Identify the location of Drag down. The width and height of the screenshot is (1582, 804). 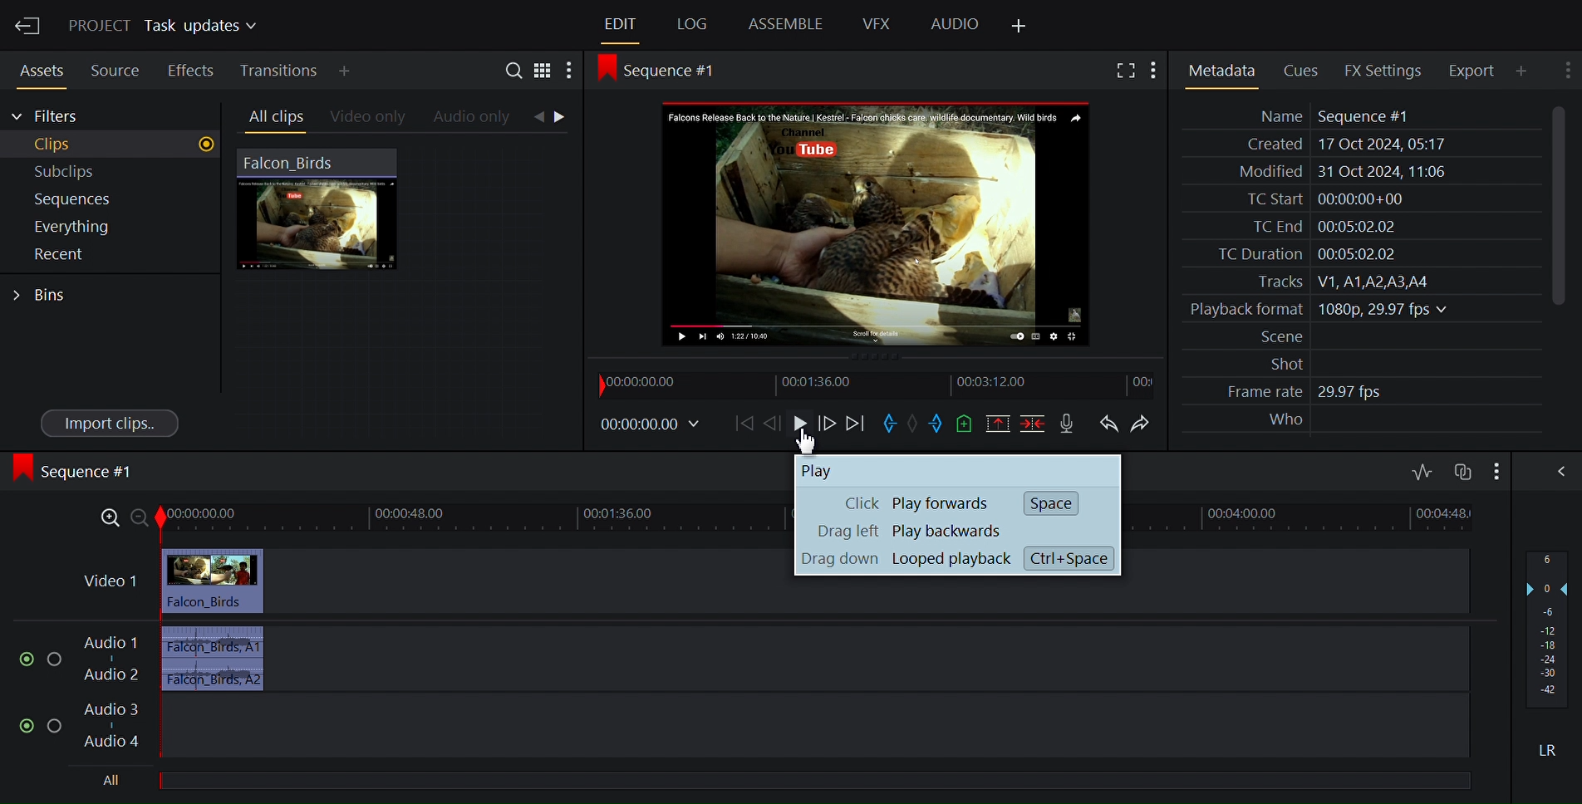
(836, 561).